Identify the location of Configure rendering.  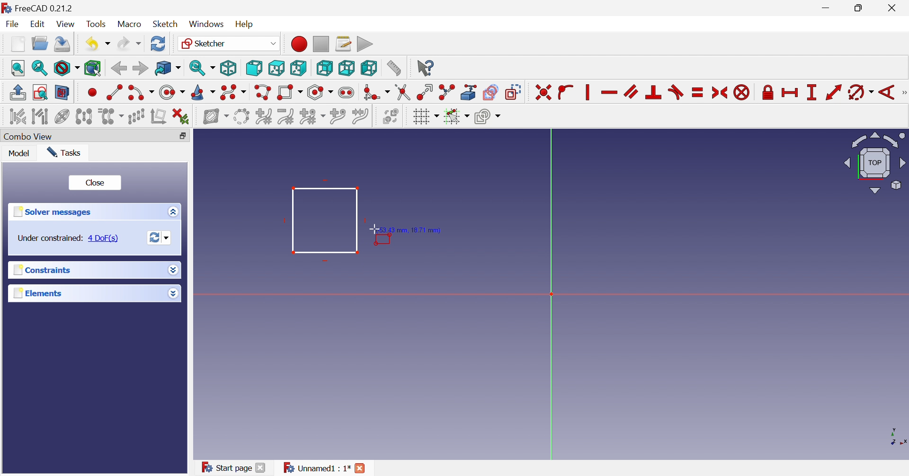
(488, 118).